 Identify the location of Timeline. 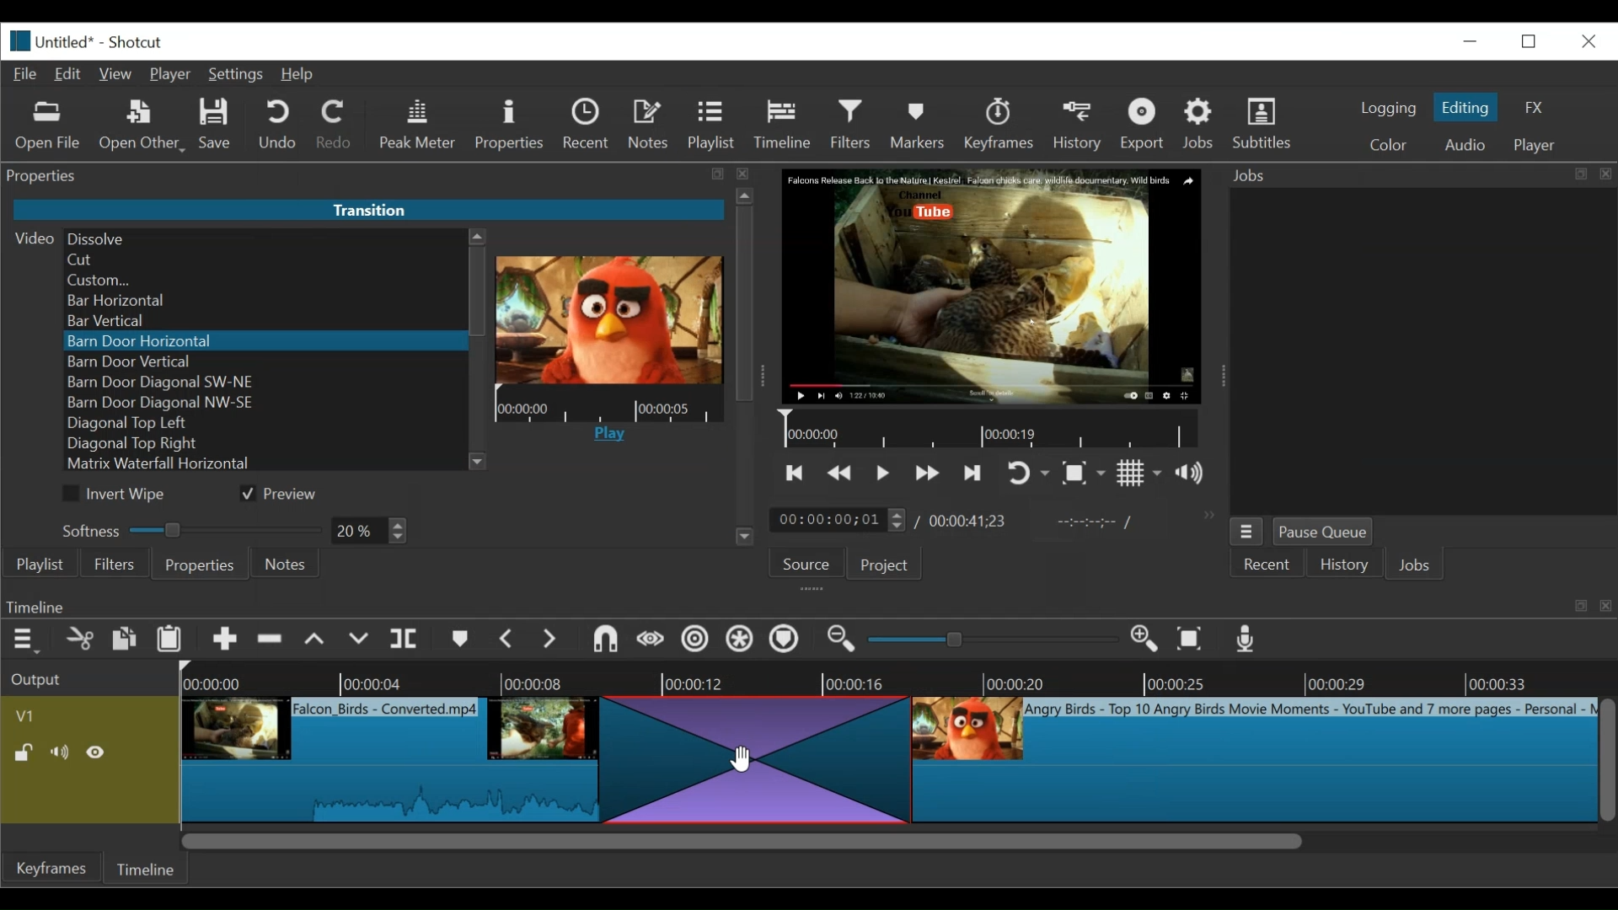
(992, 429).